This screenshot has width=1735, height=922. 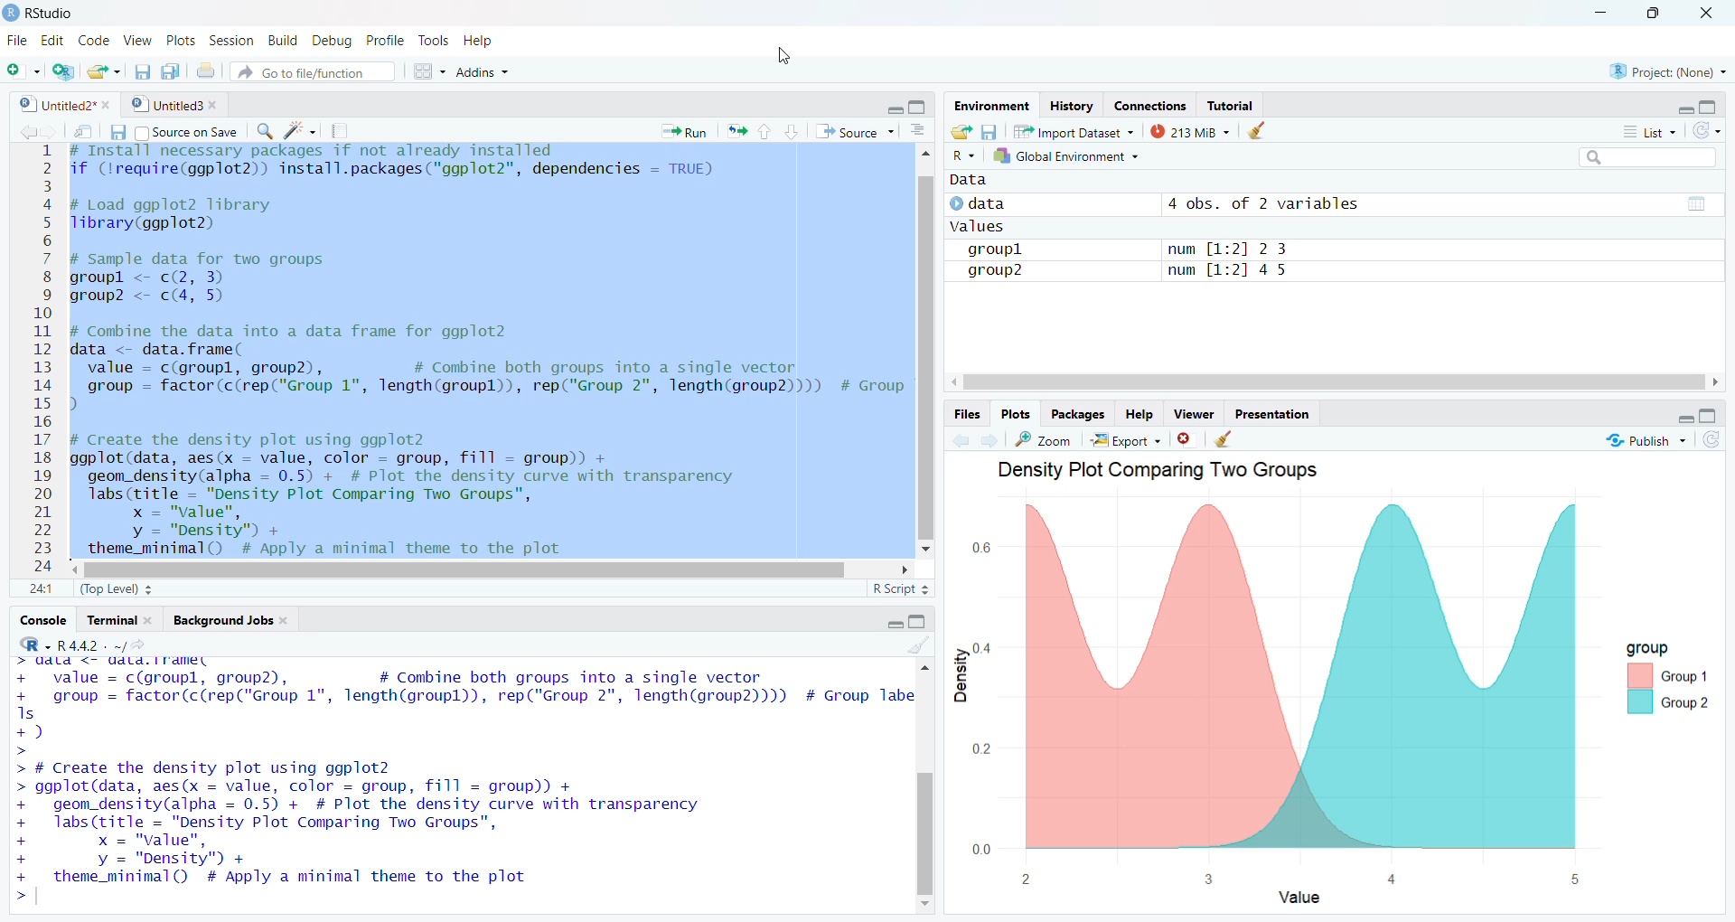 What do you see at coordinates (913, 646) in the screenshot?
I see `CLEAR` at bounding box center [913, 646].